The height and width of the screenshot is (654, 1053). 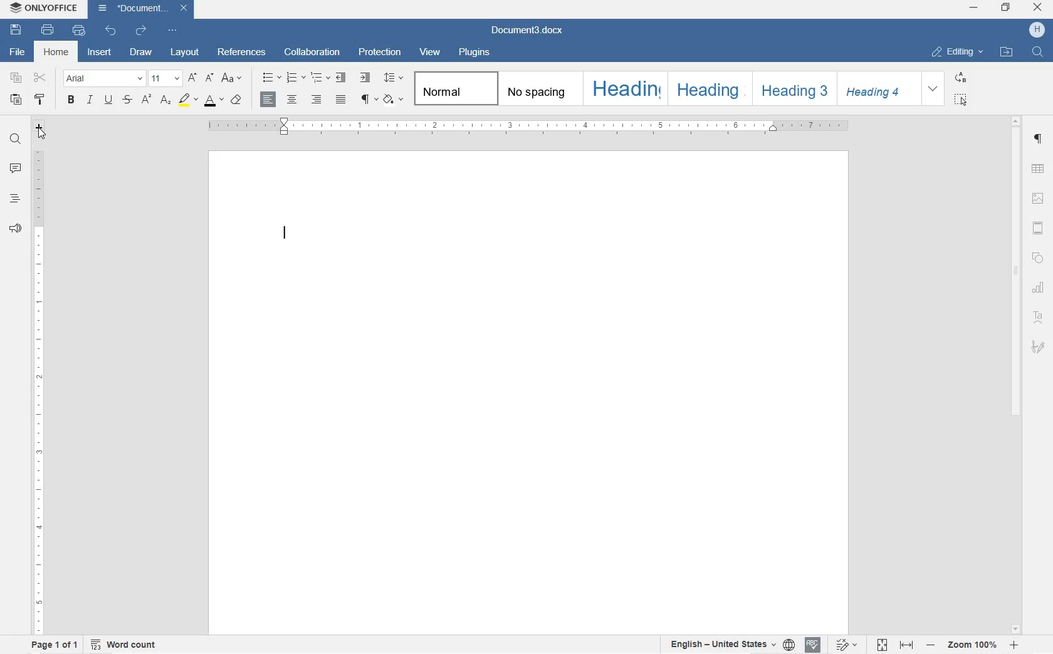 I want to click on INCREASE INDENT, so click(x=366, y=78).